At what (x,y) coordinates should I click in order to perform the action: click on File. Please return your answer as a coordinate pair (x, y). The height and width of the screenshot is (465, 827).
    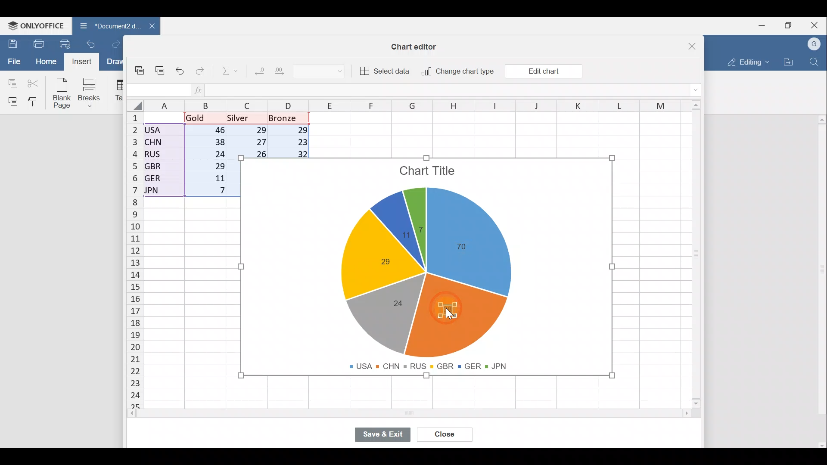
    Looking at the image, I should click on (13, 61).